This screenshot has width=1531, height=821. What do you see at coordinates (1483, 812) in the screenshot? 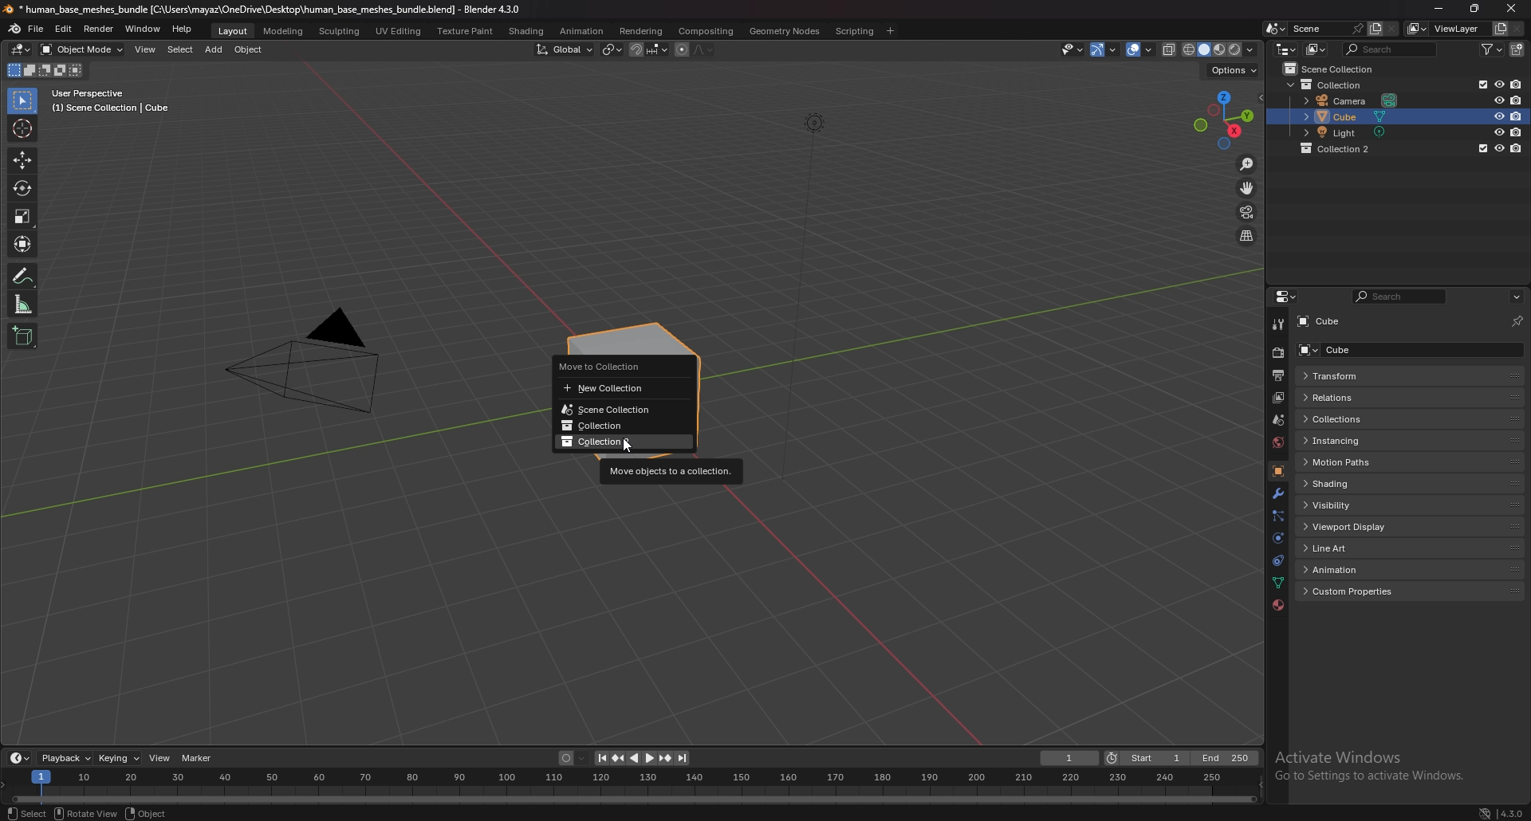
I see `network` at bounding box center [1483, 812].